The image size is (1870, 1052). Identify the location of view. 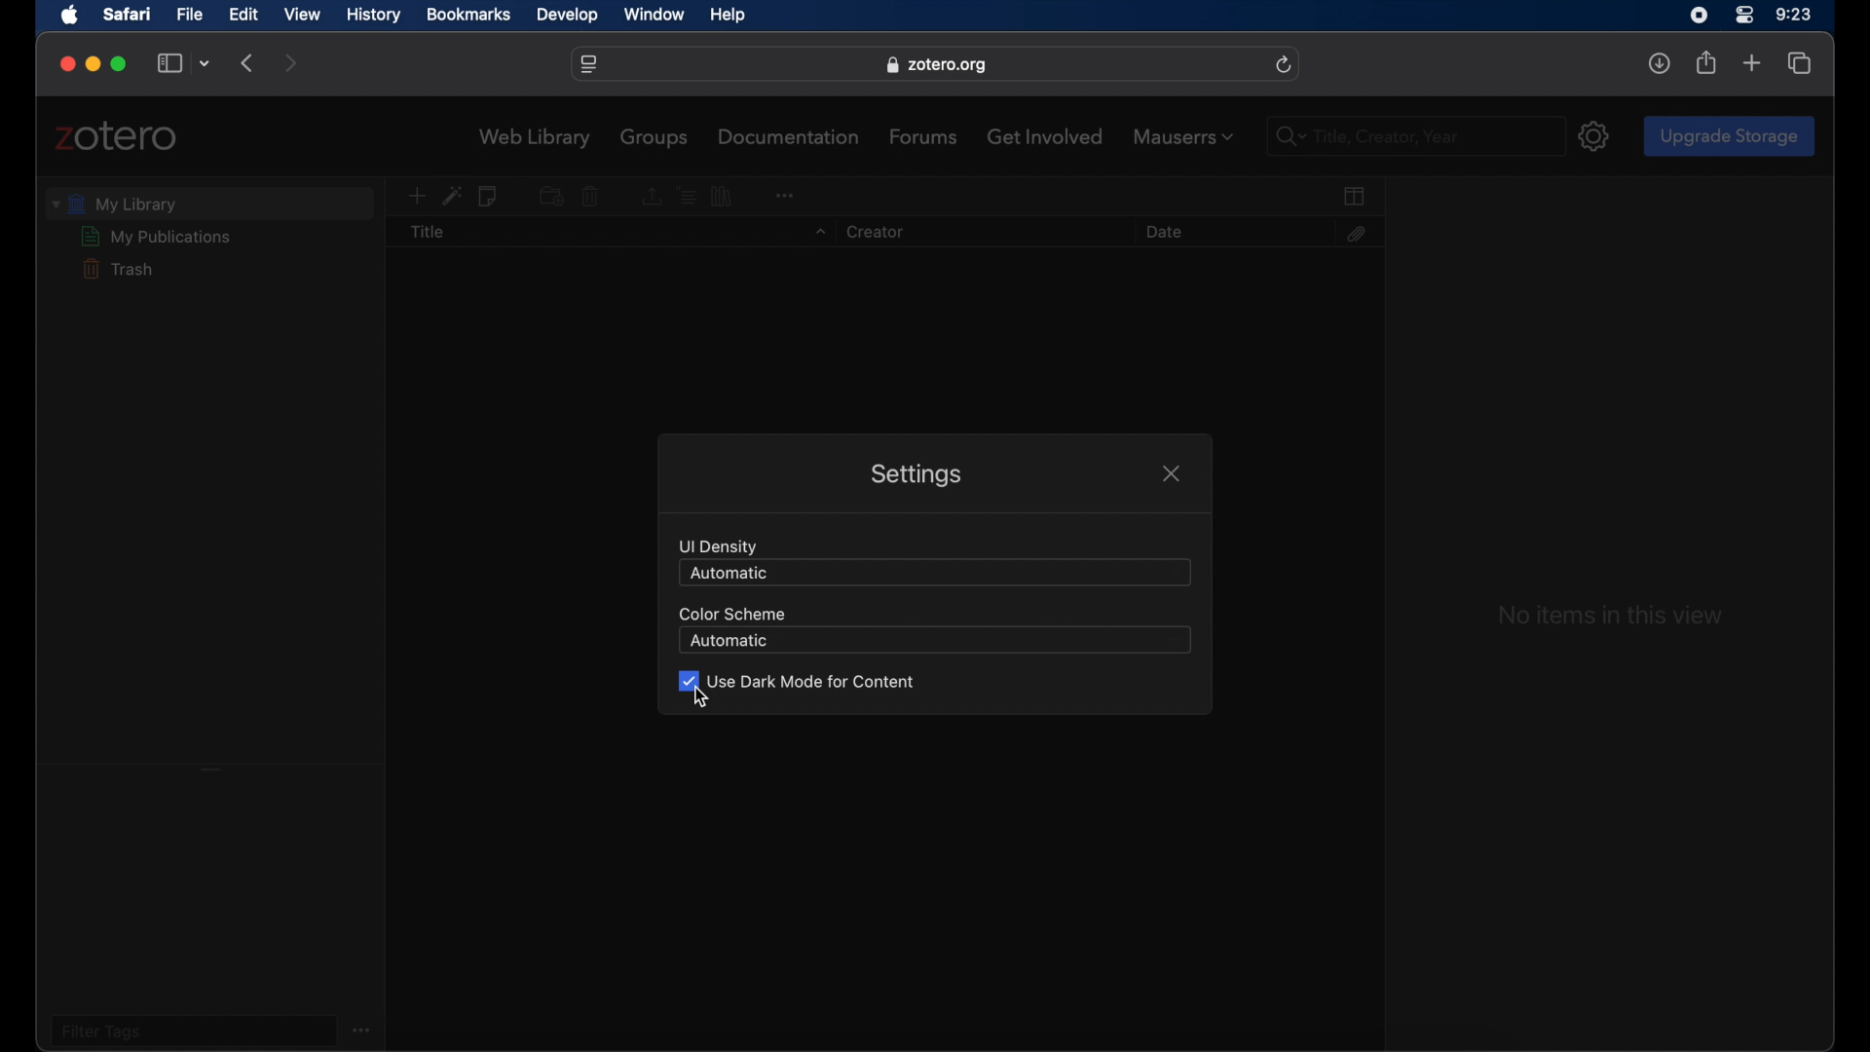
(303, 14).